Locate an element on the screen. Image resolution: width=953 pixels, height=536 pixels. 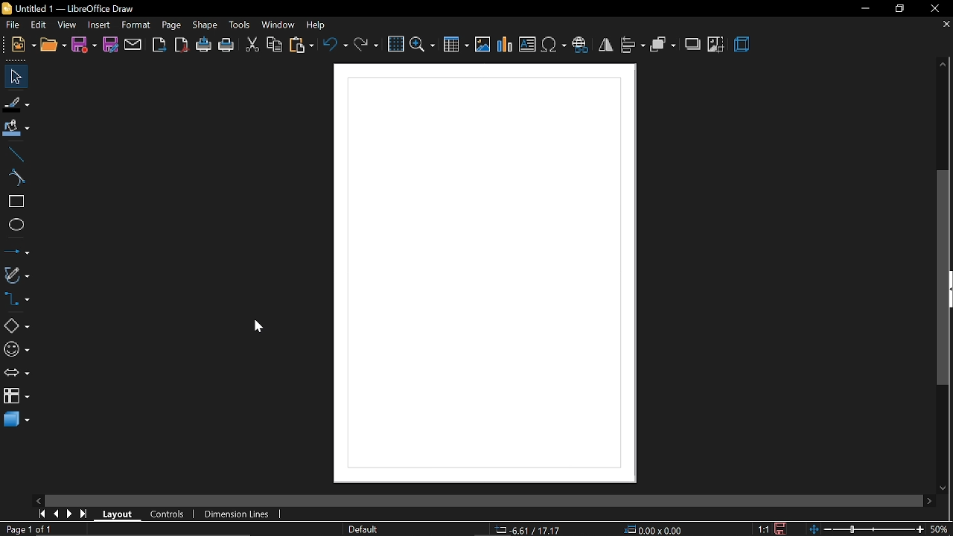
insert text is located at coordinates (528, 44).